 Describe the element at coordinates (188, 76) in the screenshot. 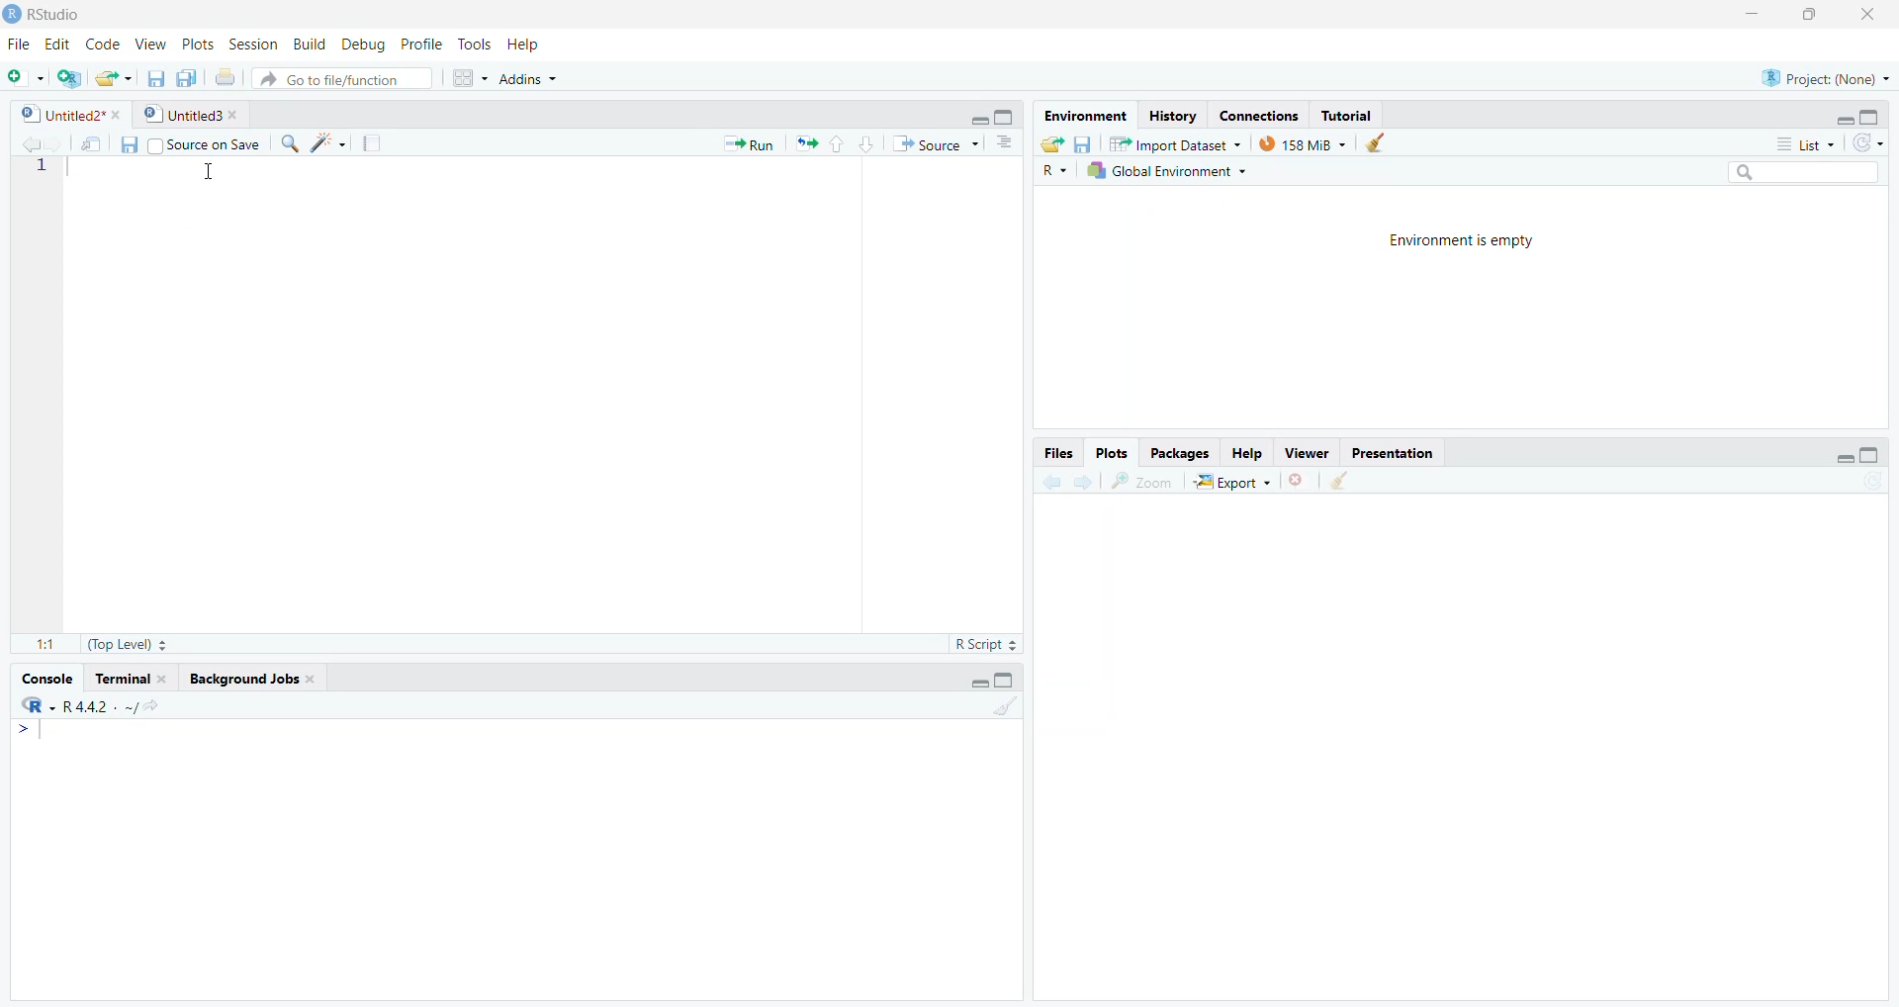

I see `Save all open document` at that location.